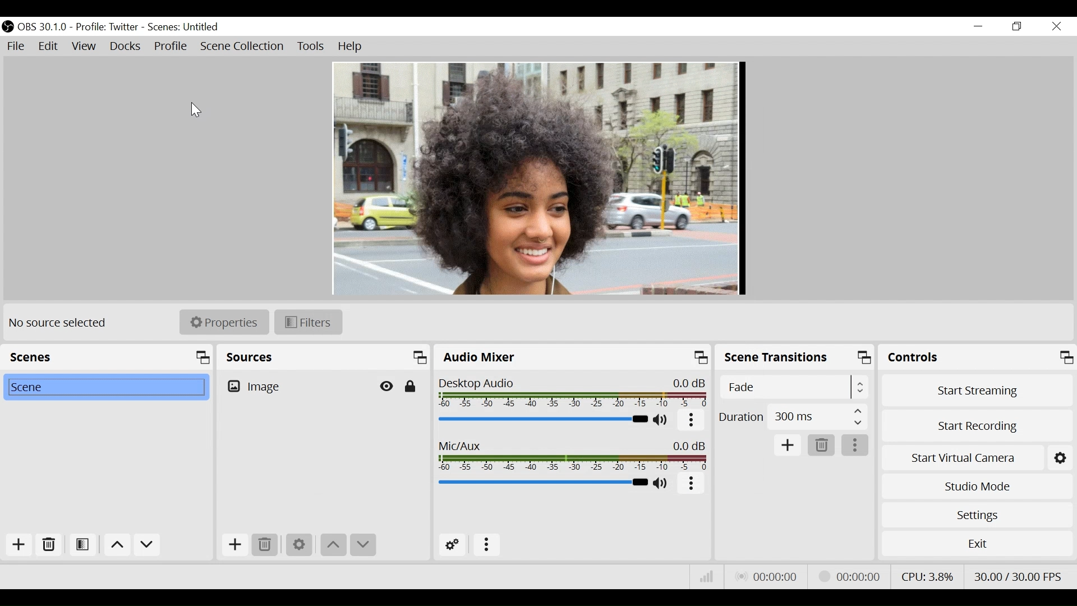  What do you see at coordinates (795, 359) in the screenshot?
I see `Scene Transitions` at bounding box center [795, 359].